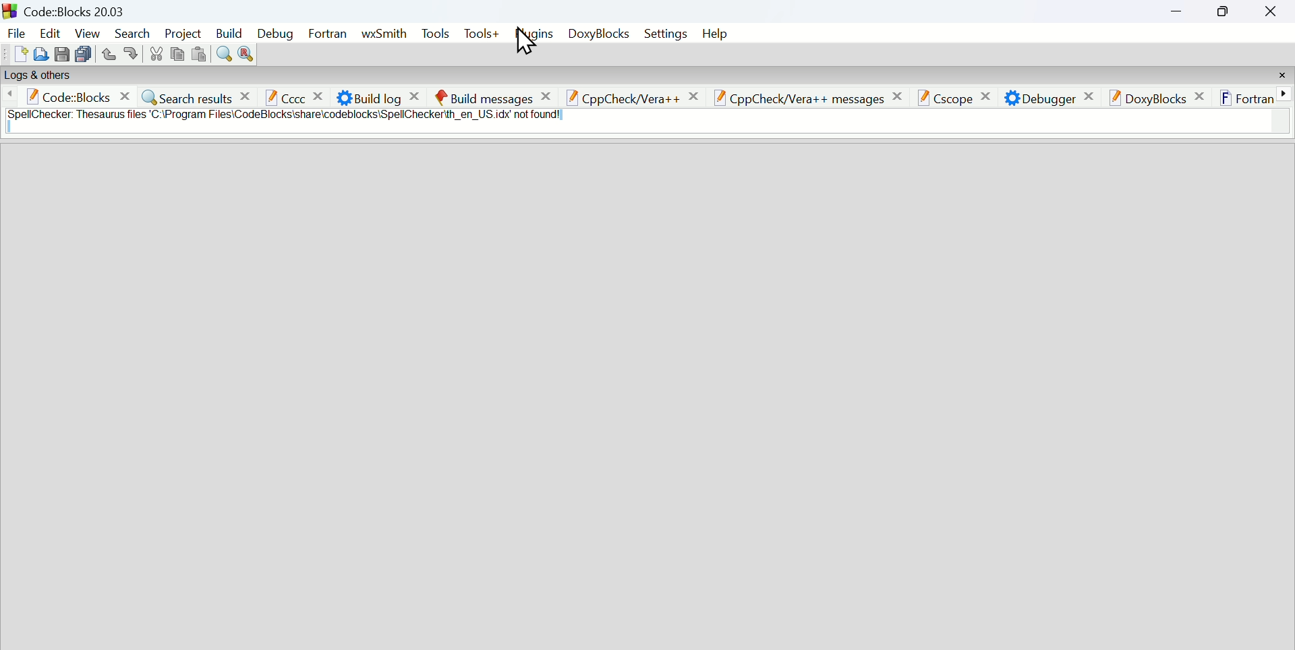  Describe the element at coordinates (1283, 76) in the screenshot. I see `Close` at that location.